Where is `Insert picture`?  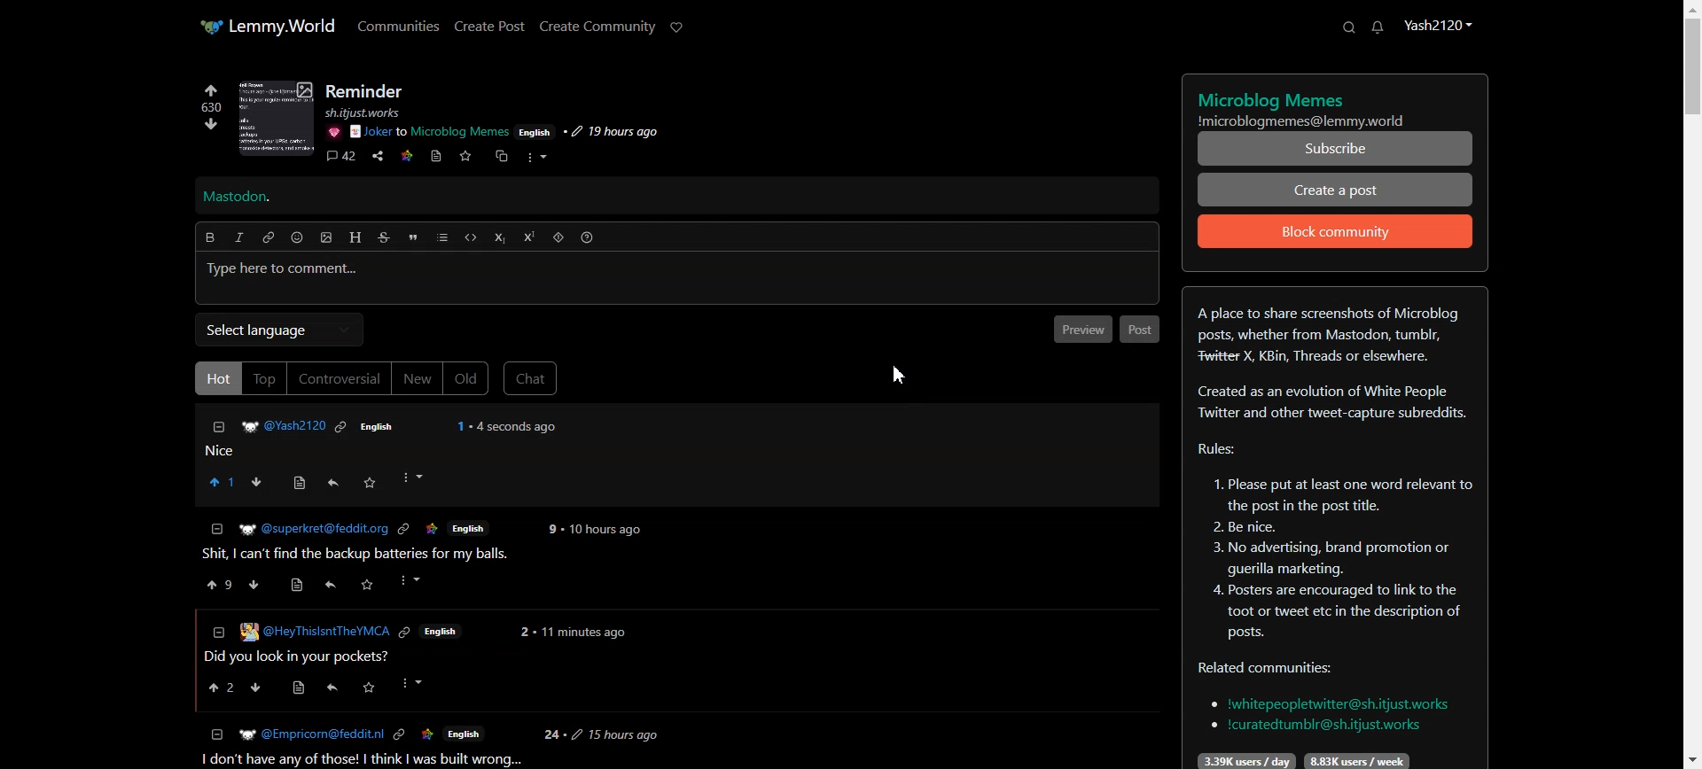 Insert picture is located at coordinates (327, 238).